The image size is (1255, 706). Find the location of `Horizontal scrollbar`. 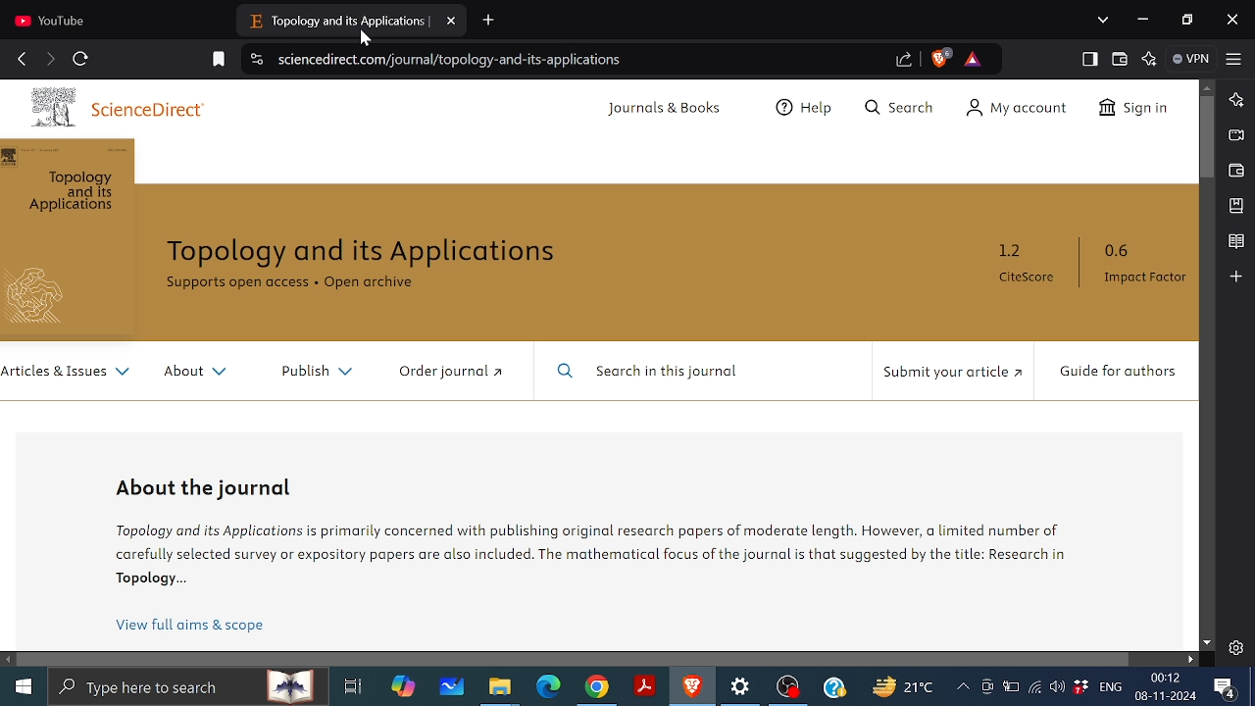

Horizontal scrollbar is located at coordinates (575, 658).